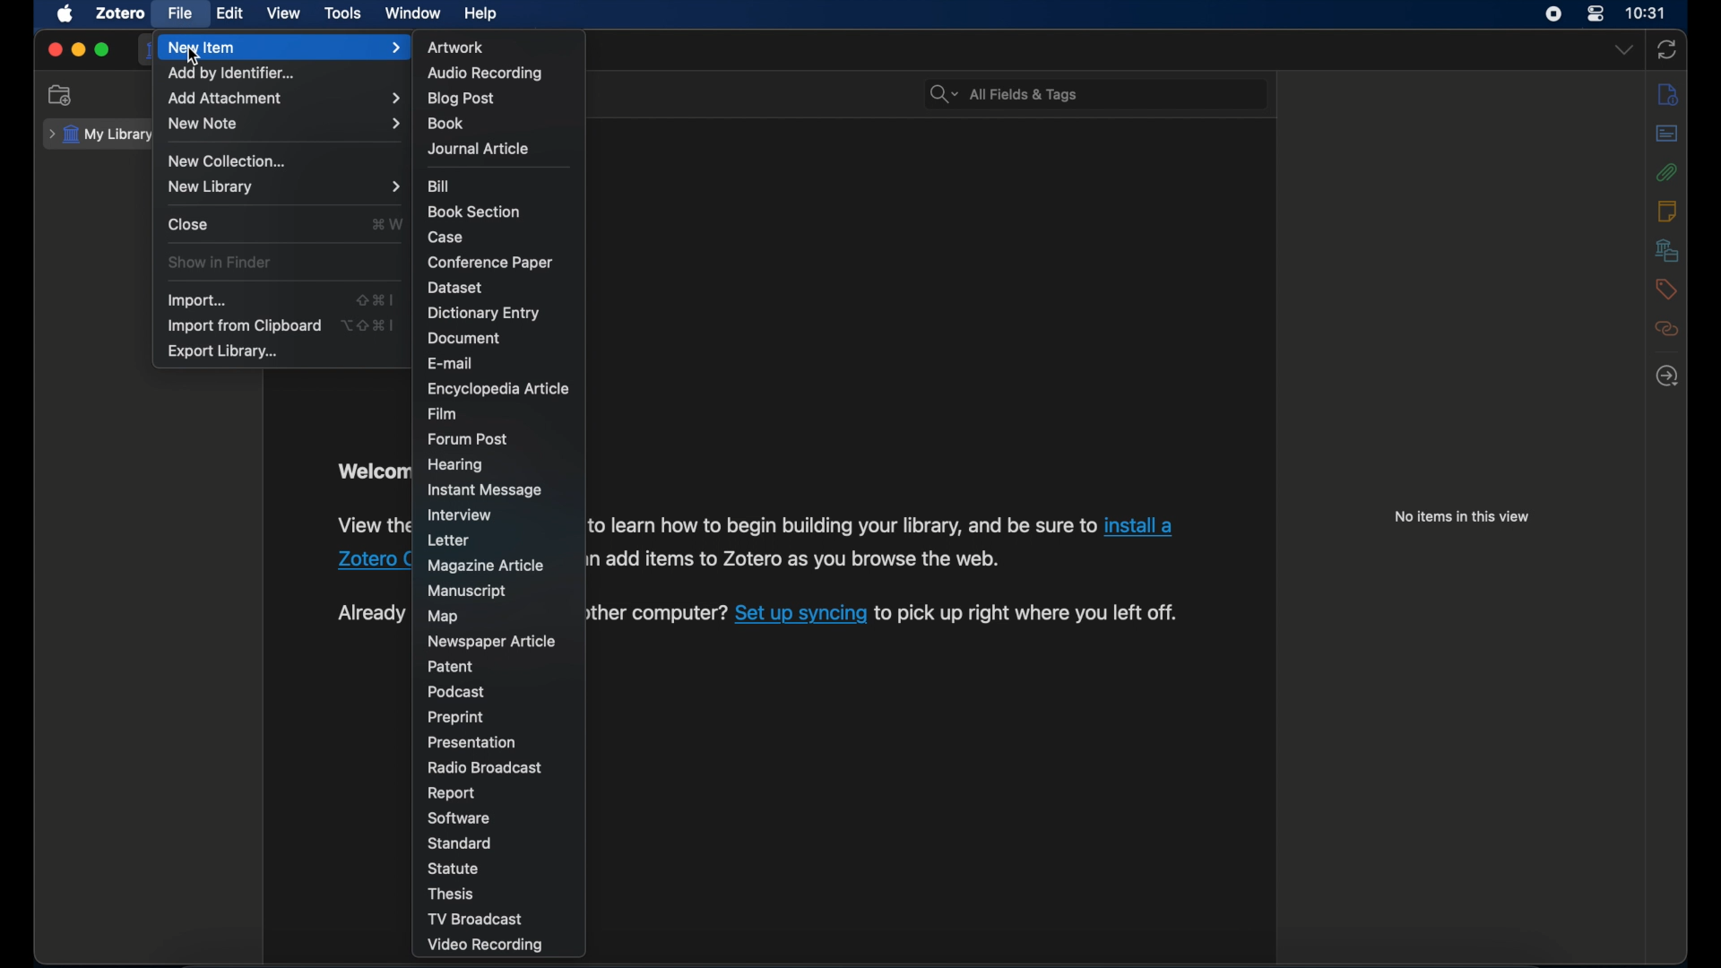  Describe the element at coordinates (462, 99) in the screenshot. I see `blogpost` at that location.